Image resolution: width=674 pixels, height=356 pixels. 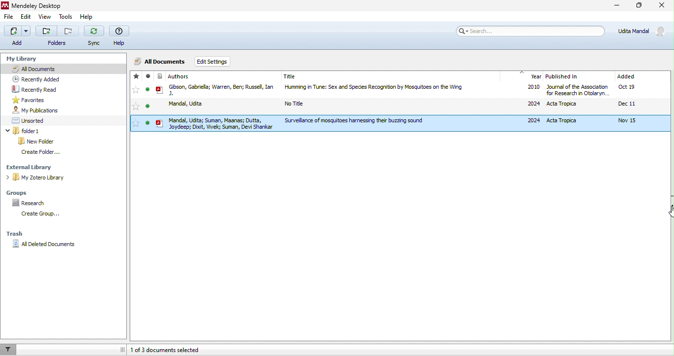 I want to click on search bar , so click(x=527, y=31).